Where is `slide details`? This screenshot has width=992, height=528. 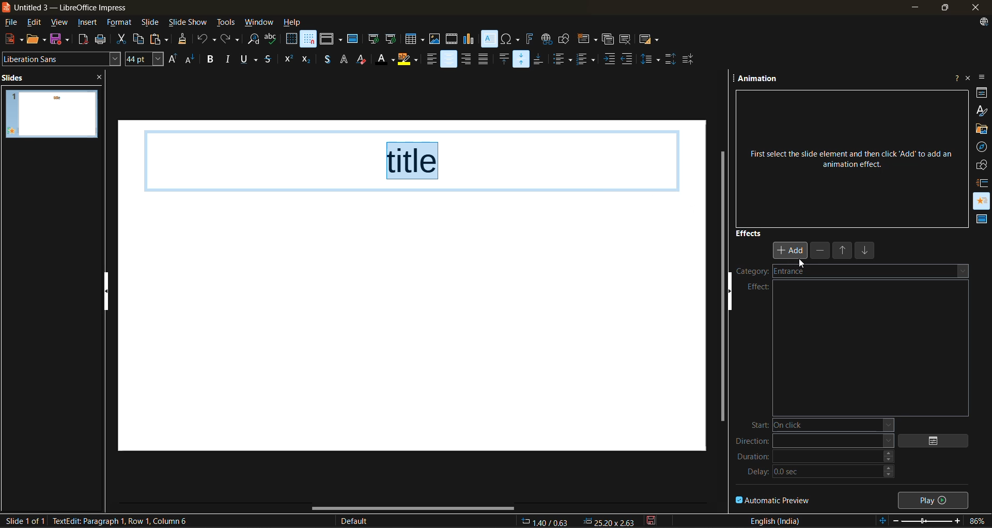 slide details is located at coordinates (24, 521).